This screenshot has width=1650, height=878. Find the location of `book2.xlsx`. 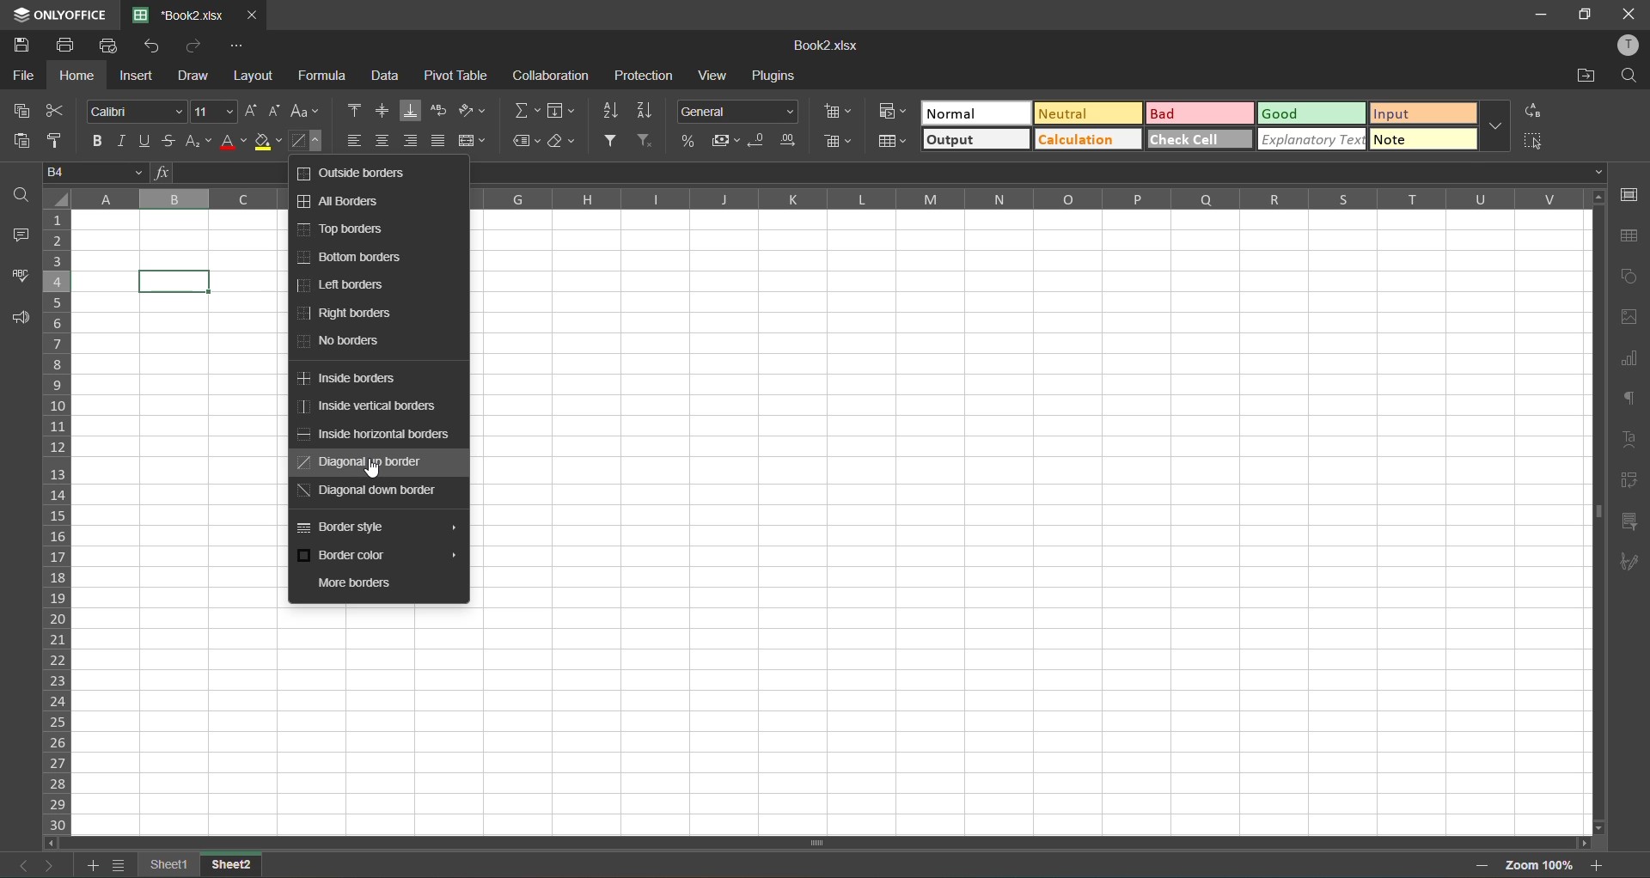

book2.xlsx is located at coordinates (832, 46).